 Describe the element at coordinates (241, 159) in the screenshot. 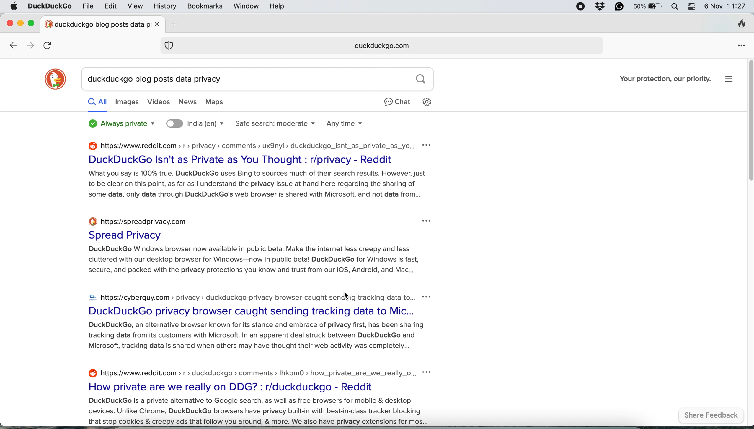

I see `DuckDuckGo Isn't as Private as You Thouaht : r/privacyv - Reddit` at that location.